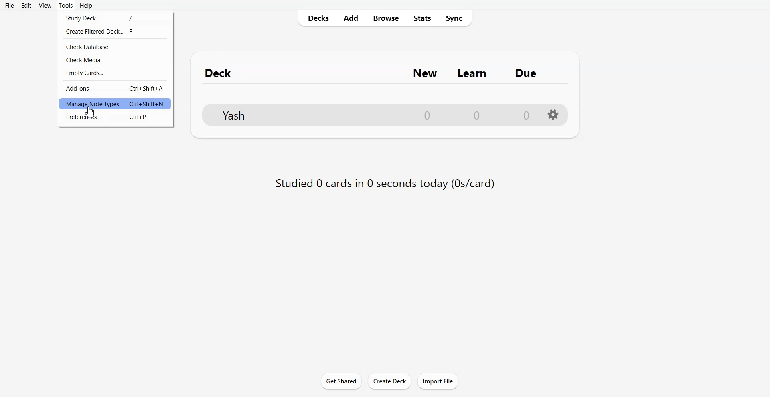  What do you see at coordinates (115, 104) in the screenshot?
I see `Manage Note Types` at bounding box center [115, 104].